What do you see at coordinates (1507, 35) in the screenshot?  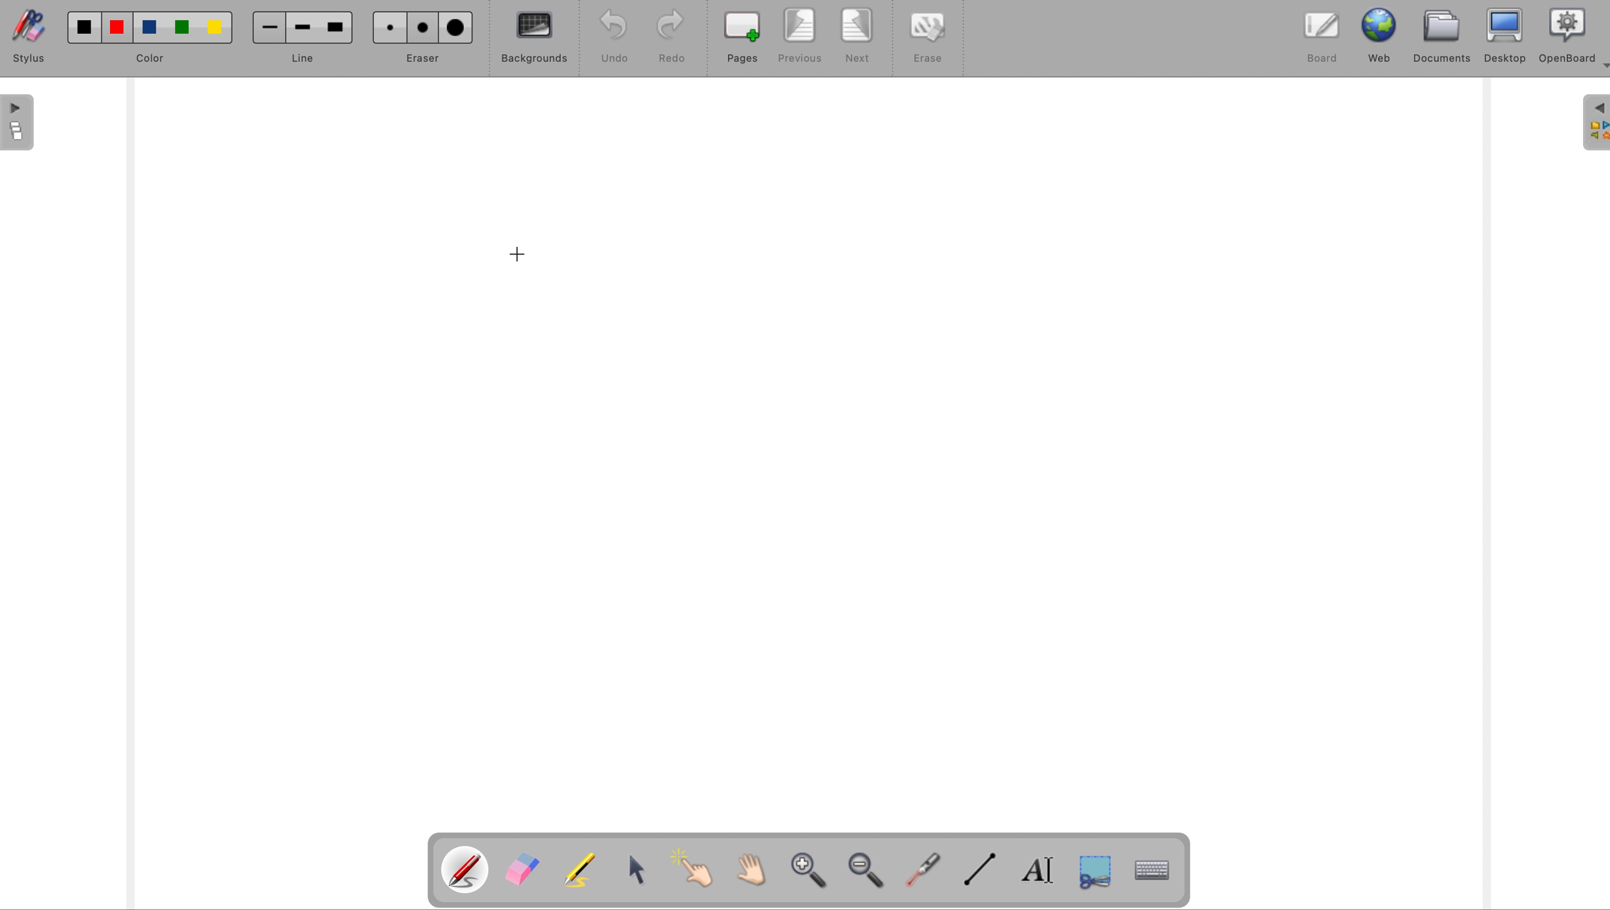 I see `desktop` at bounding box center [1507, 35].